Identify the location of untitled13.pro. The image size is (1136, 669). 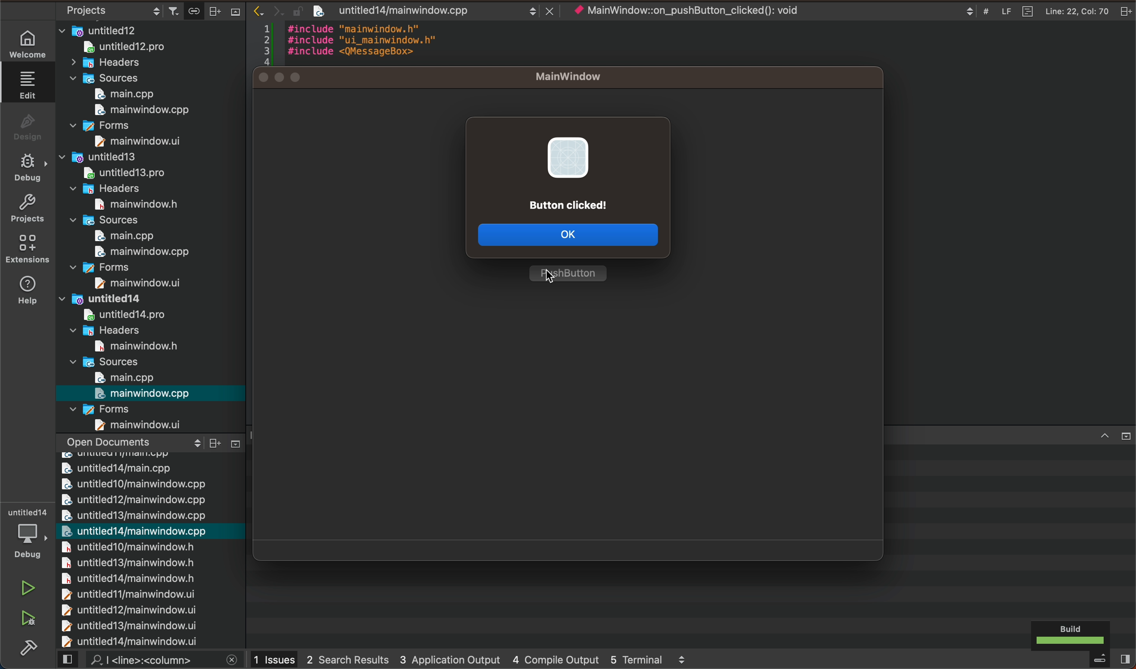
(122, 173).